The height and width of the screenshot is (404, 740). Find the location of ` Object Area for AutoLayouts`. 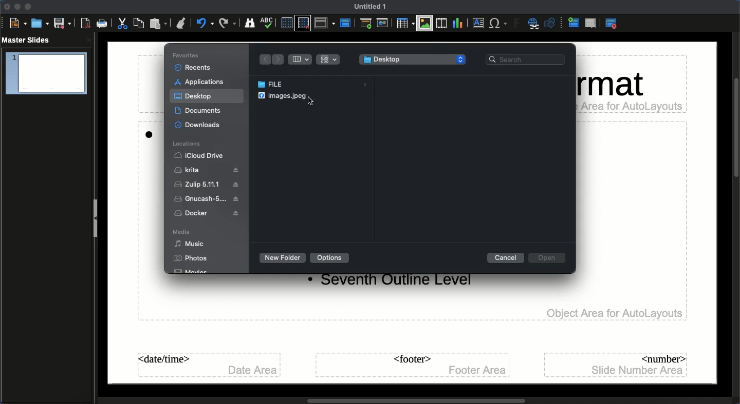

 Object Area for AutoLayouts is located at coordinates (615, 314).